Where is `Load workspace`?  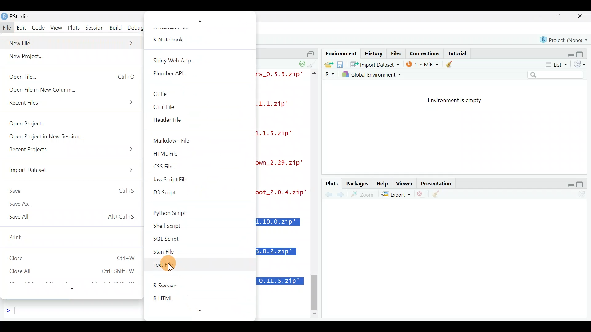 Load workspace is located at coordinates (327, 64).